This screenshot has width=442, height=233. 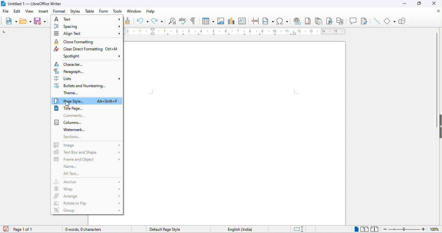 I want to click on spotlight, so click(x=90, y=57).